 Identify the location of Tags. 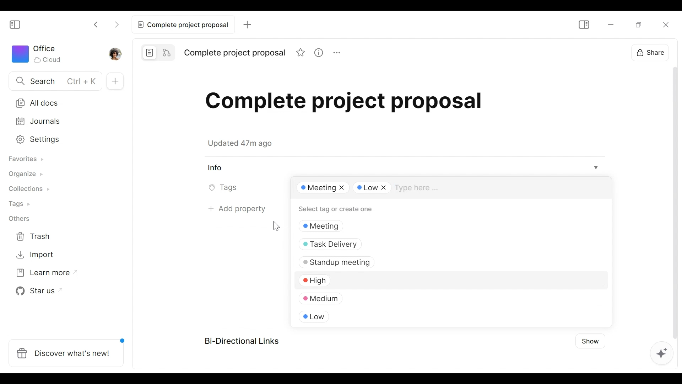
(224, 188).